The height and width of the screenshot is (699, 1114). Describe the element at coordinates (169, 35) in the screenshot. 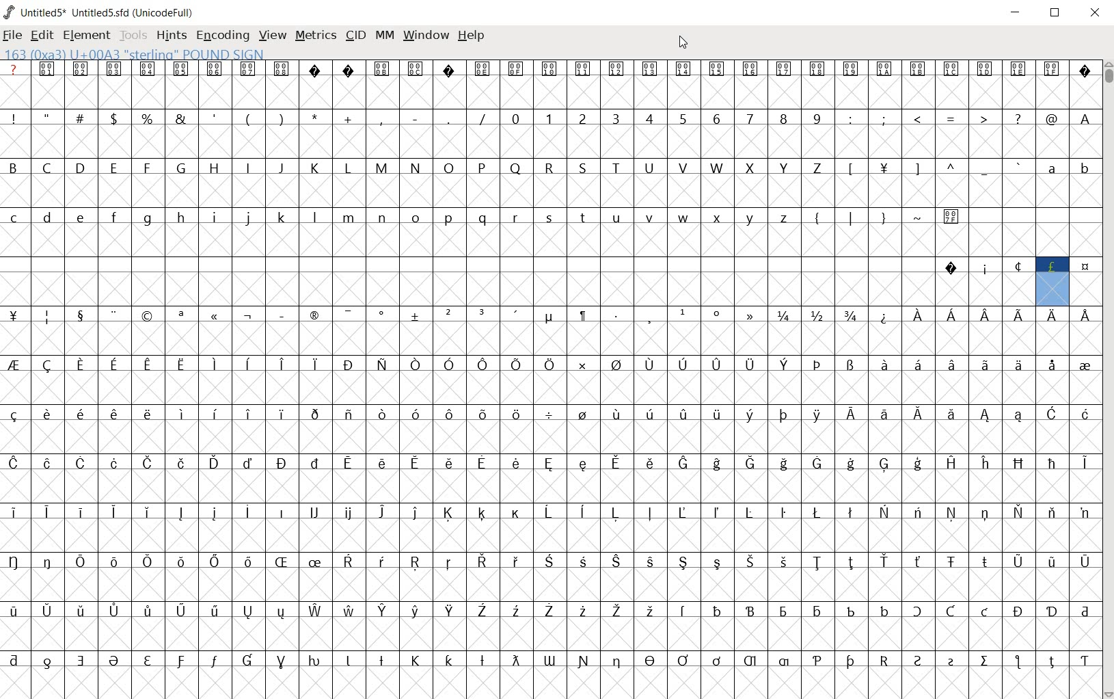

I see `HINTS` at that location.